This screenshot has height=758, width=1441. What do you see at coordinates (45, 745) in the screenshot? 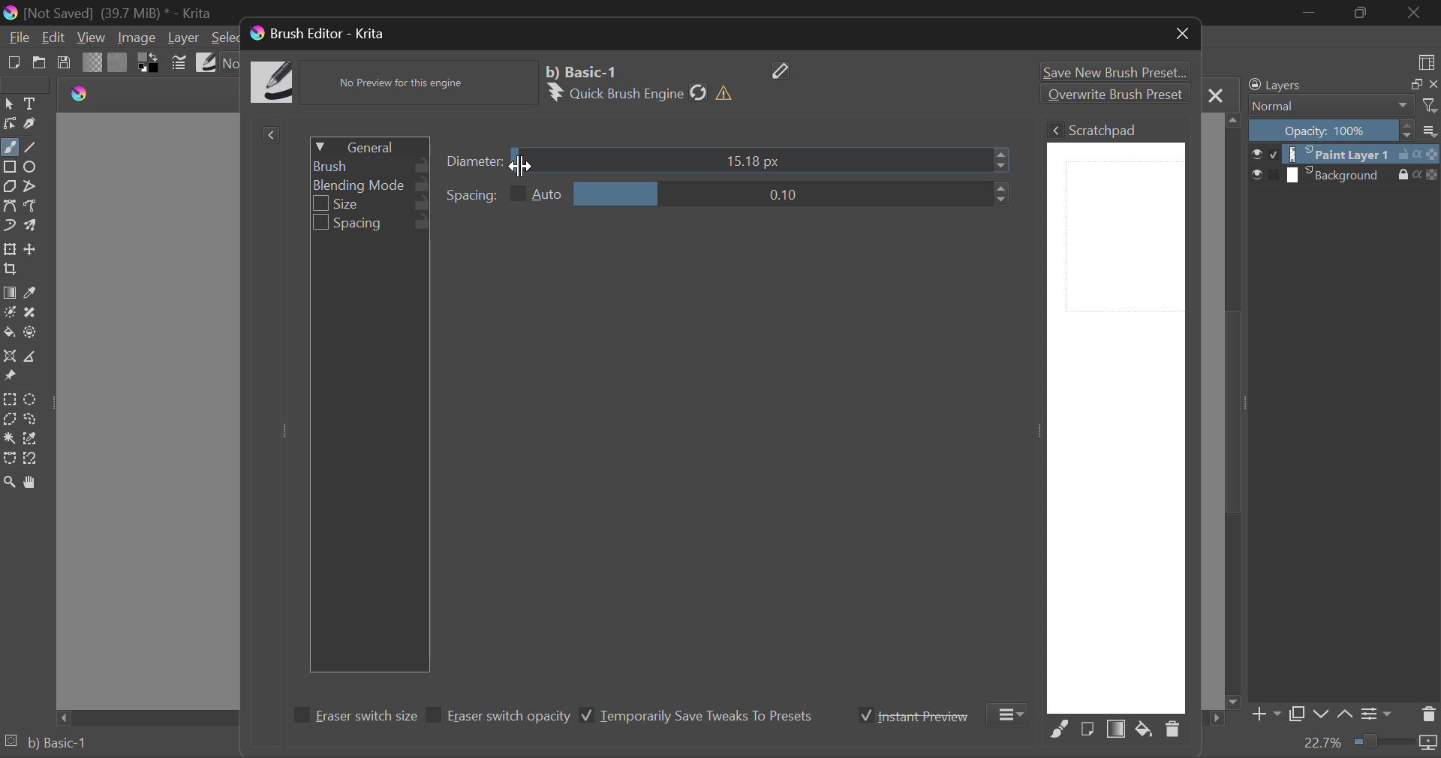
I see `Brush Preset Selected` at bounding box center [45, 745].